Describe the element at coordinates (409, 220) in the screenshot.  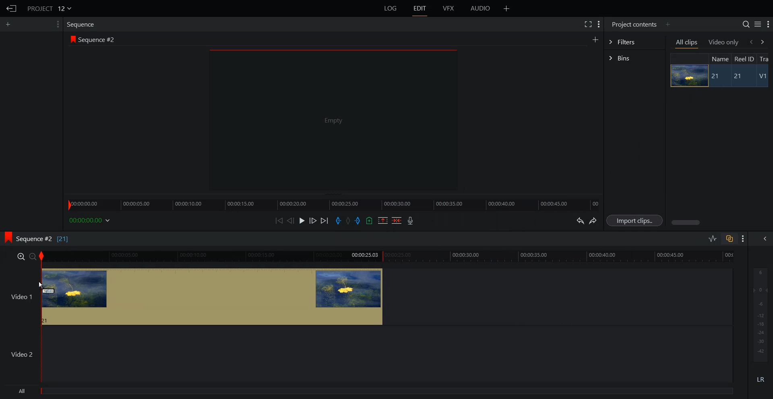
I see `Record Audio` at that location.